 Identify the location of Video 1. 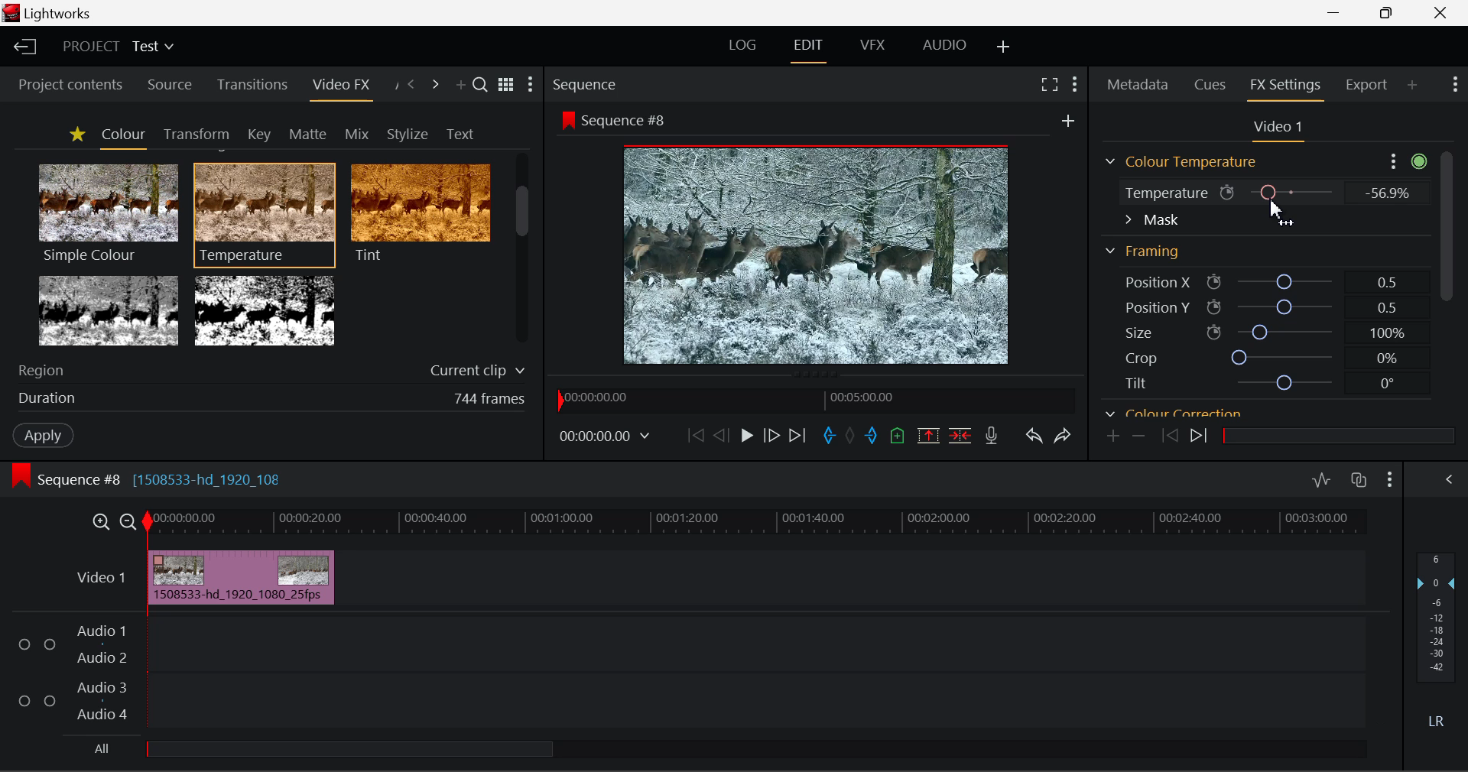
(100, 578).